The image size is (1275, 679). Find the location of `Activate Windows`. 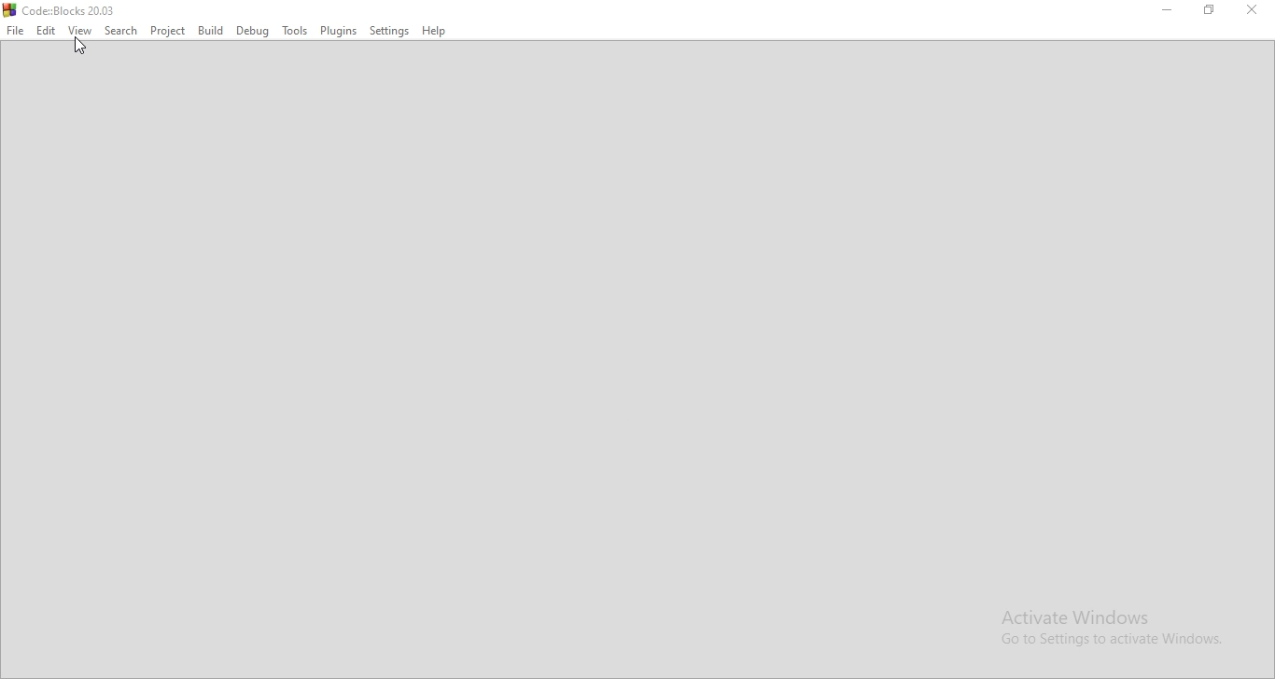

Activate Windows is located at coordinates (1114, 629).